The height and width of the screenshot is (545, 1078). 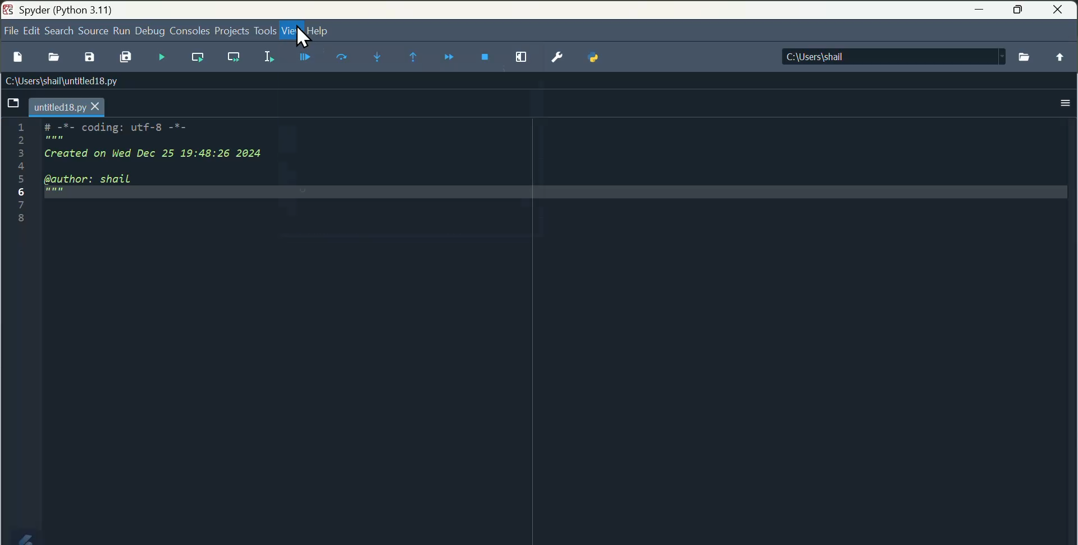 What do you see at coordinates (156, 184) in the screenshot?
I see `Code area` at bounding box center [156, 184].